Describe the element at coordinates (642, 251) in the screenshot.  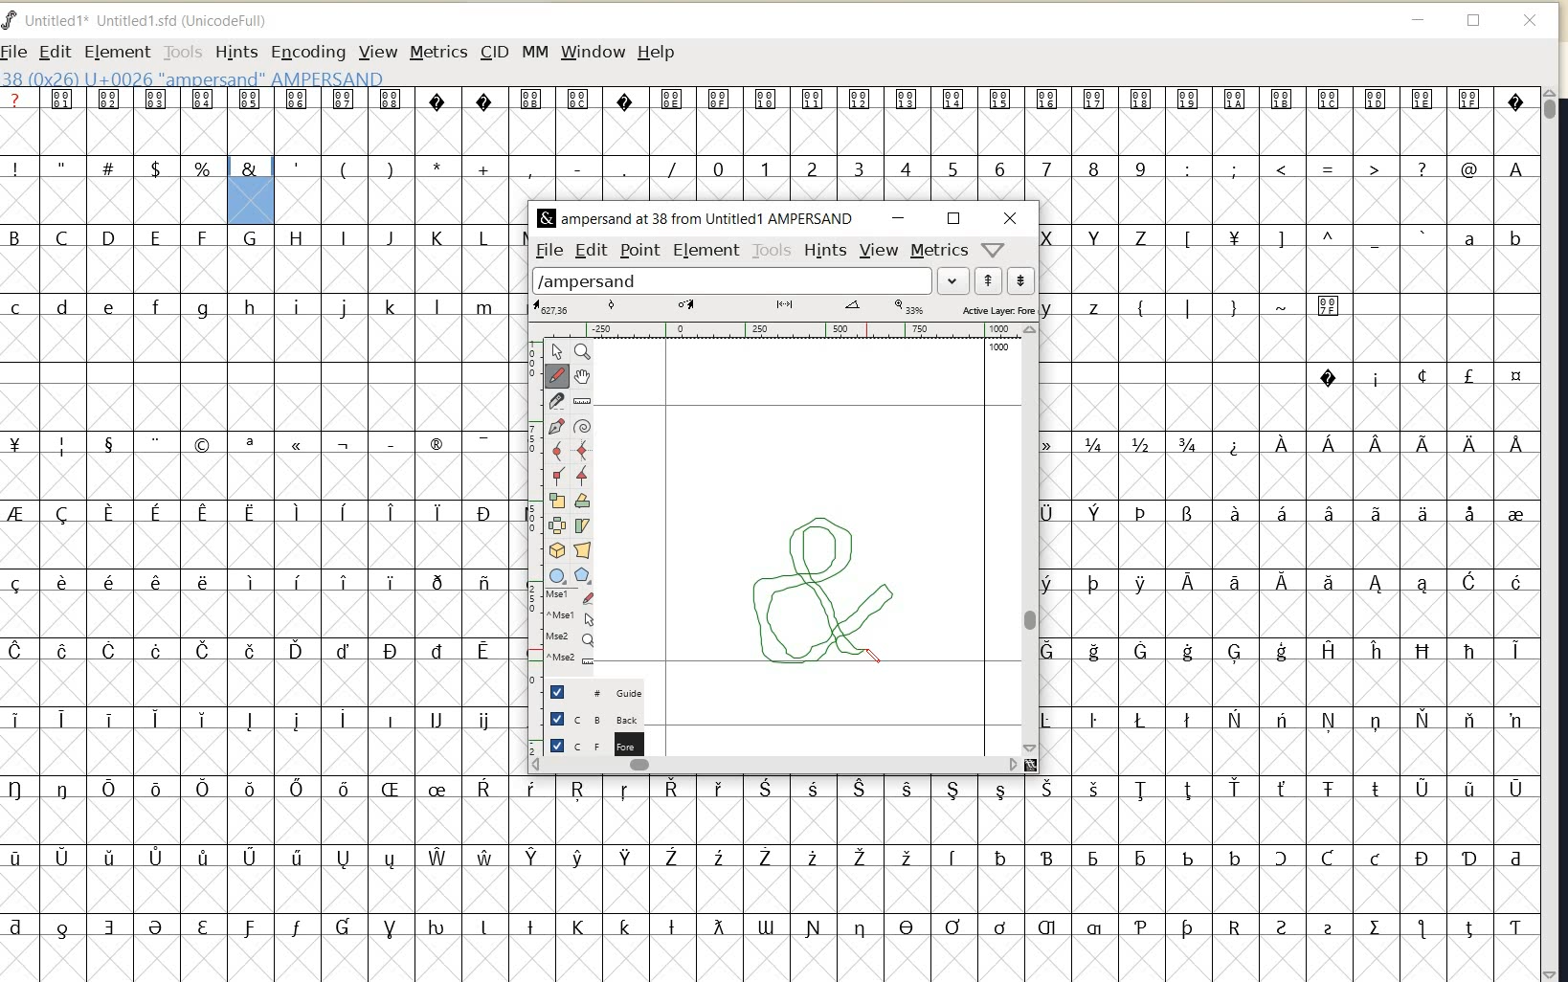
I see `POINT` at that location.